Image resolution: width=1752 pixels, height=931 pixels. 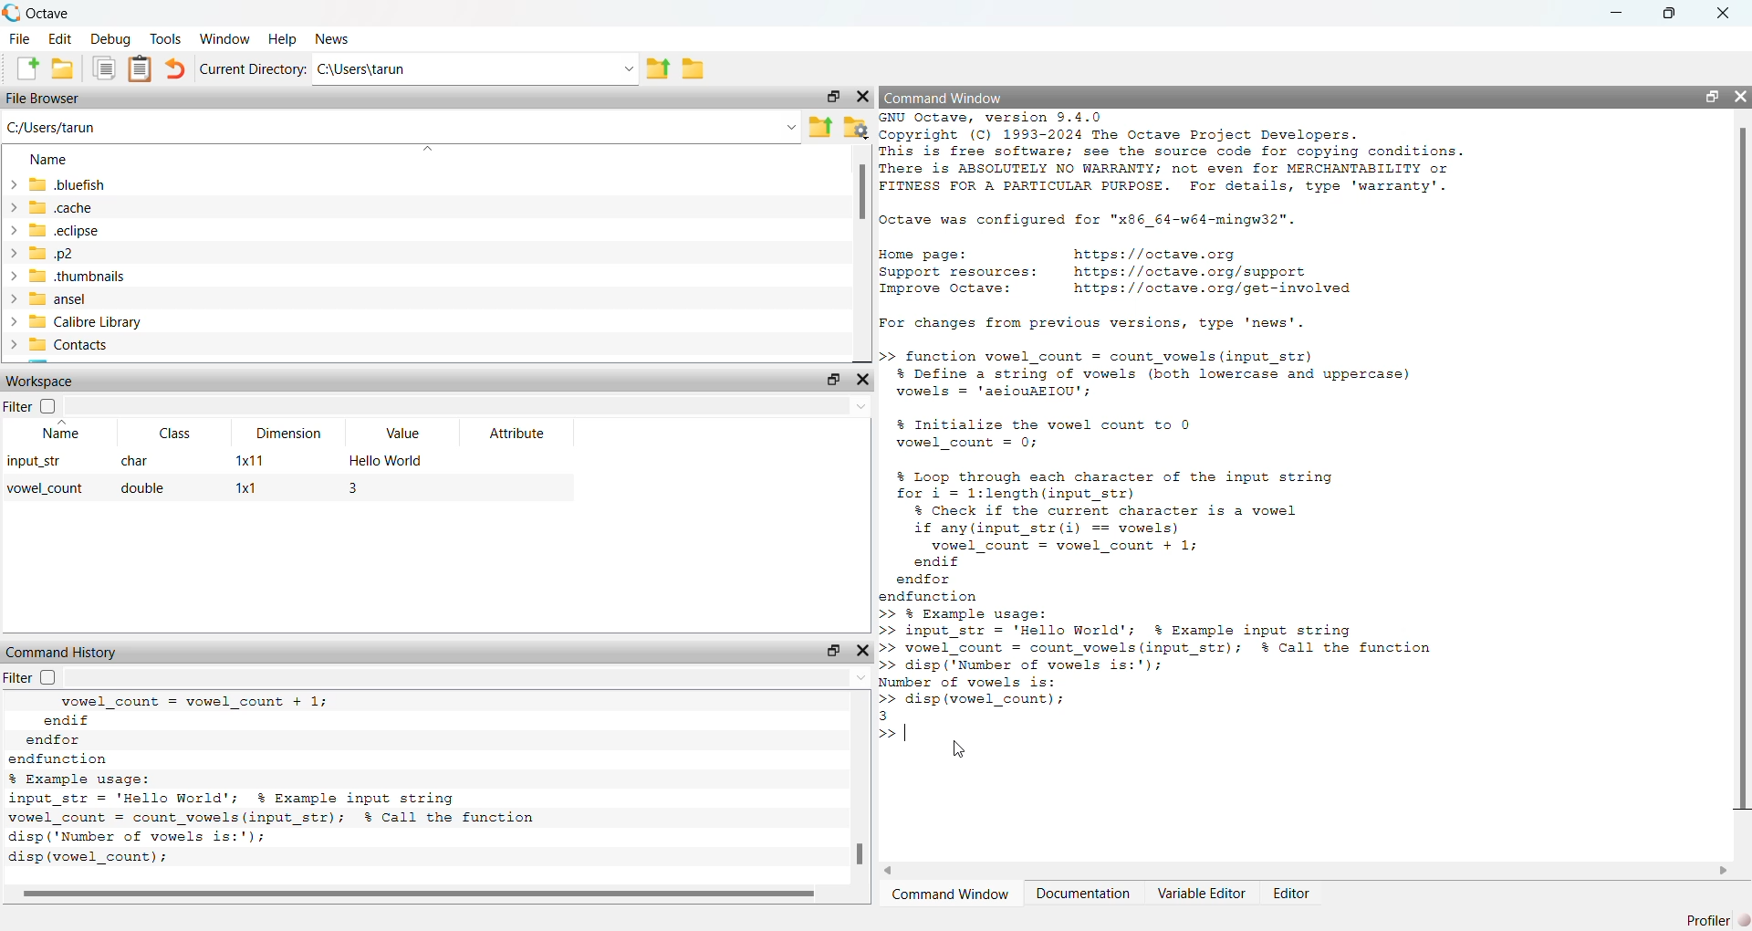 I want to click on GNU Octave, version 35.4.0
Copyright (C) 1993-2024 The Octave Project Developers.

This is free software; see the source code for copying conditions.
There is ABSOLUTELY NO WARRANTY; not even for MERCHANTABILITY or
FITNESS FOR A PARTICULAR PURPOSE. For details, type 'warranty'., so click(x=1173, y=155).